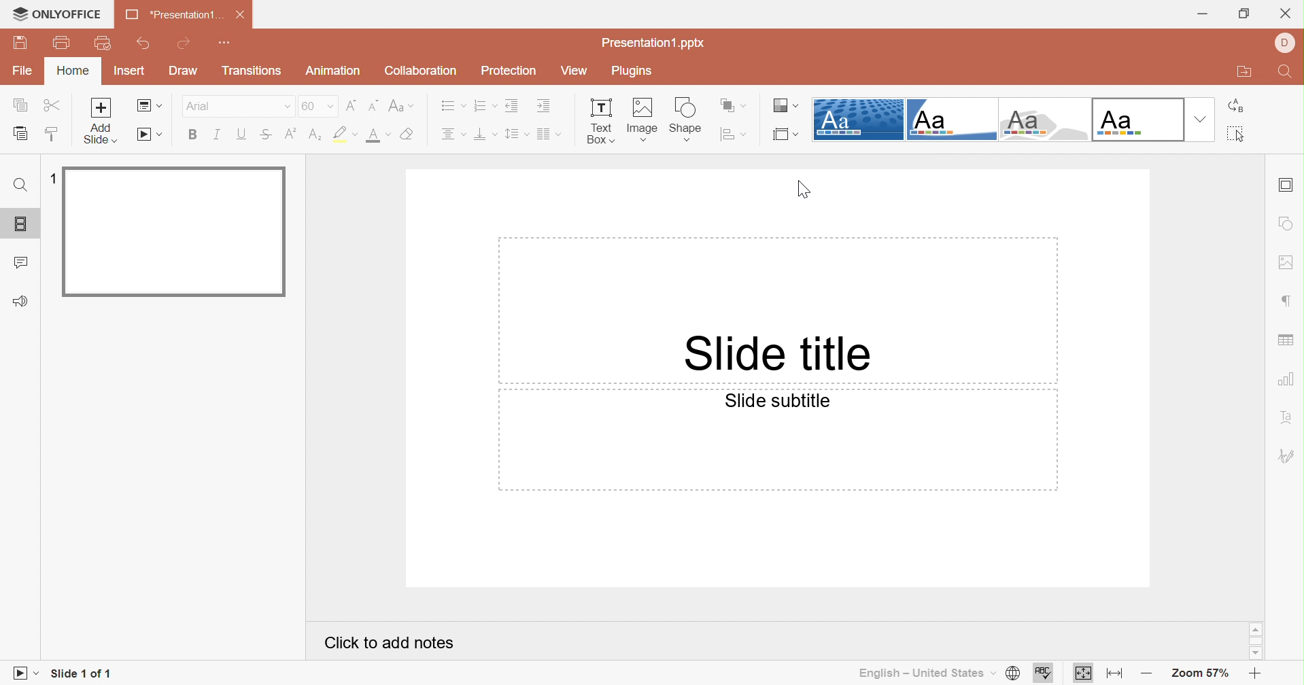 Image resolution: width=1304 pixels, height=685 pixels. Describe the element at coordinates (242, 15) in the screenshot. I see `Close` at that location.